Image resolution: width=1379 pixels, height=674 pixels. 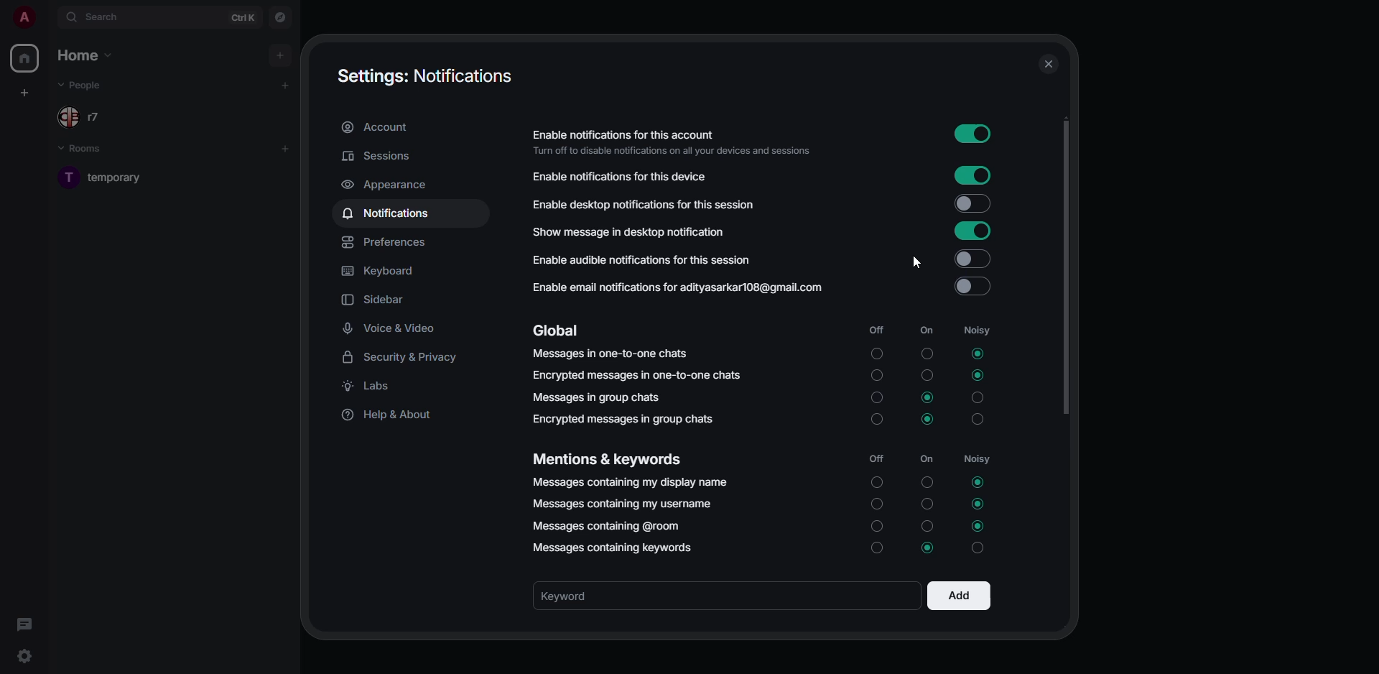 I want to click on account, so click(x=379, y=129).